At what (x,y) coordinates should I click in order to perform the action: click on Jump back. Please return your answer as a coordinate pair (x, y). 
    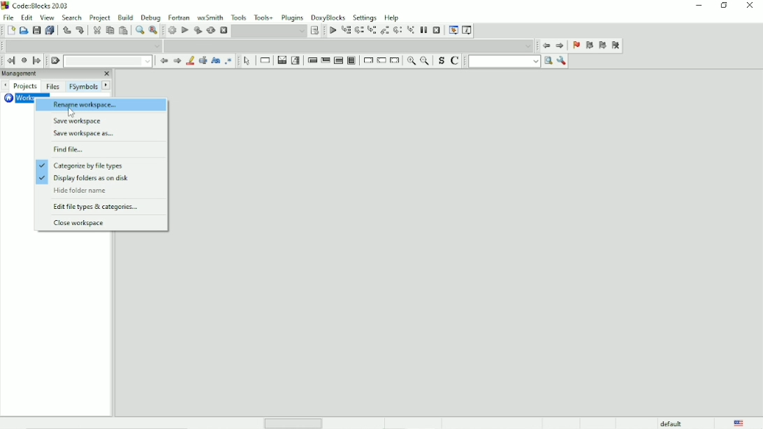
    Looking at the image, I should click on (9, 60).